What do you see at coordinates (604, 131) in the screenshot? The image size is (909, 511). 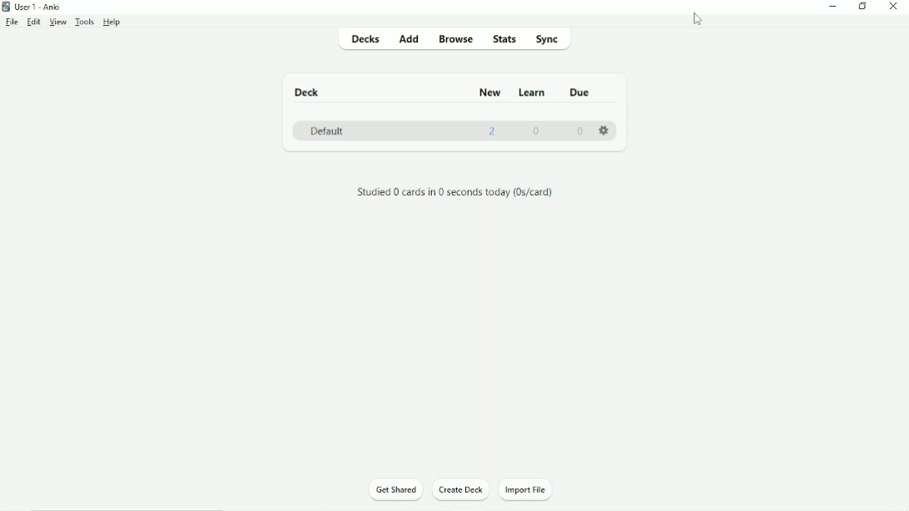 I see `Settings` at bounding box center [604, 131].